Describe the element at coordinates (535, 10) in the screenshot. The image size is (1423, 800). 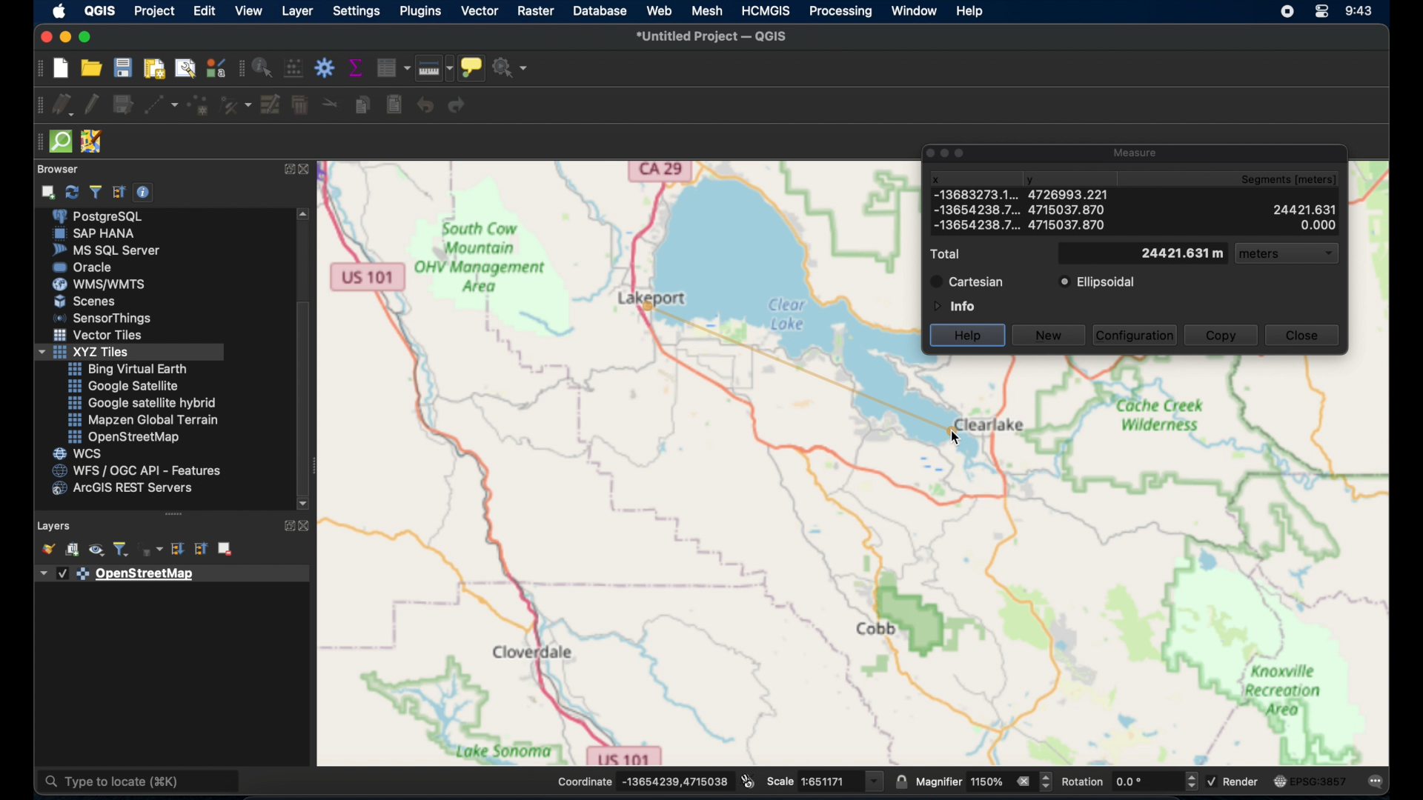
I see `raster` at that location.